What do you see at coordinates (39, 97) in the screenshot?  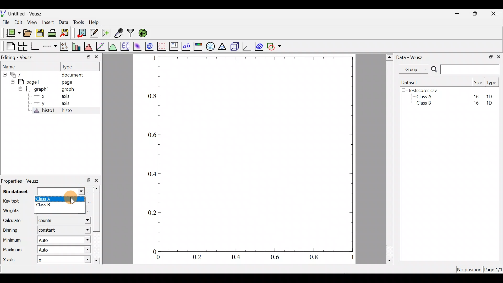 I see `x` at bounding box center [39, 97].